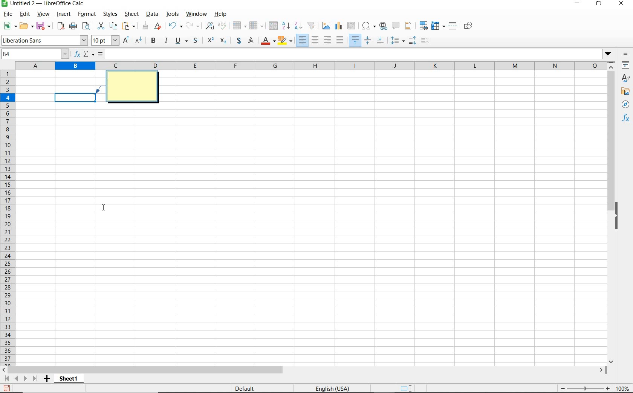 This screenshot has height=393, width=633. Describe the element at coordinates (285, 41) in the screenshot. I see `background color` at that location.